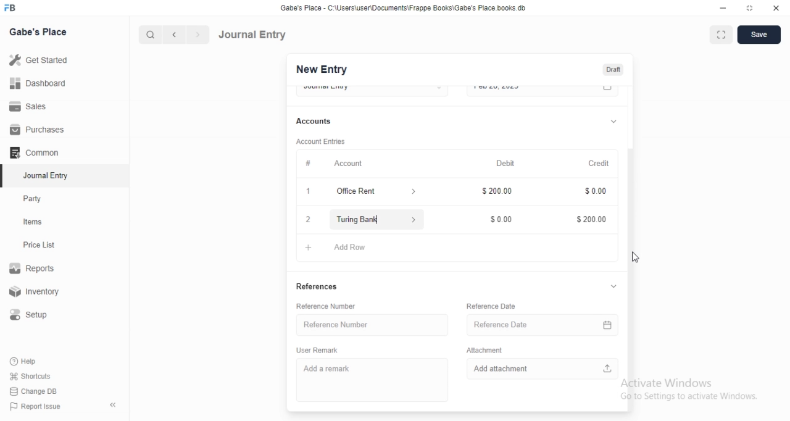 The width and height of the screenshot is (790, 421). I want to click on Gabe's Place, so click(39, 31).